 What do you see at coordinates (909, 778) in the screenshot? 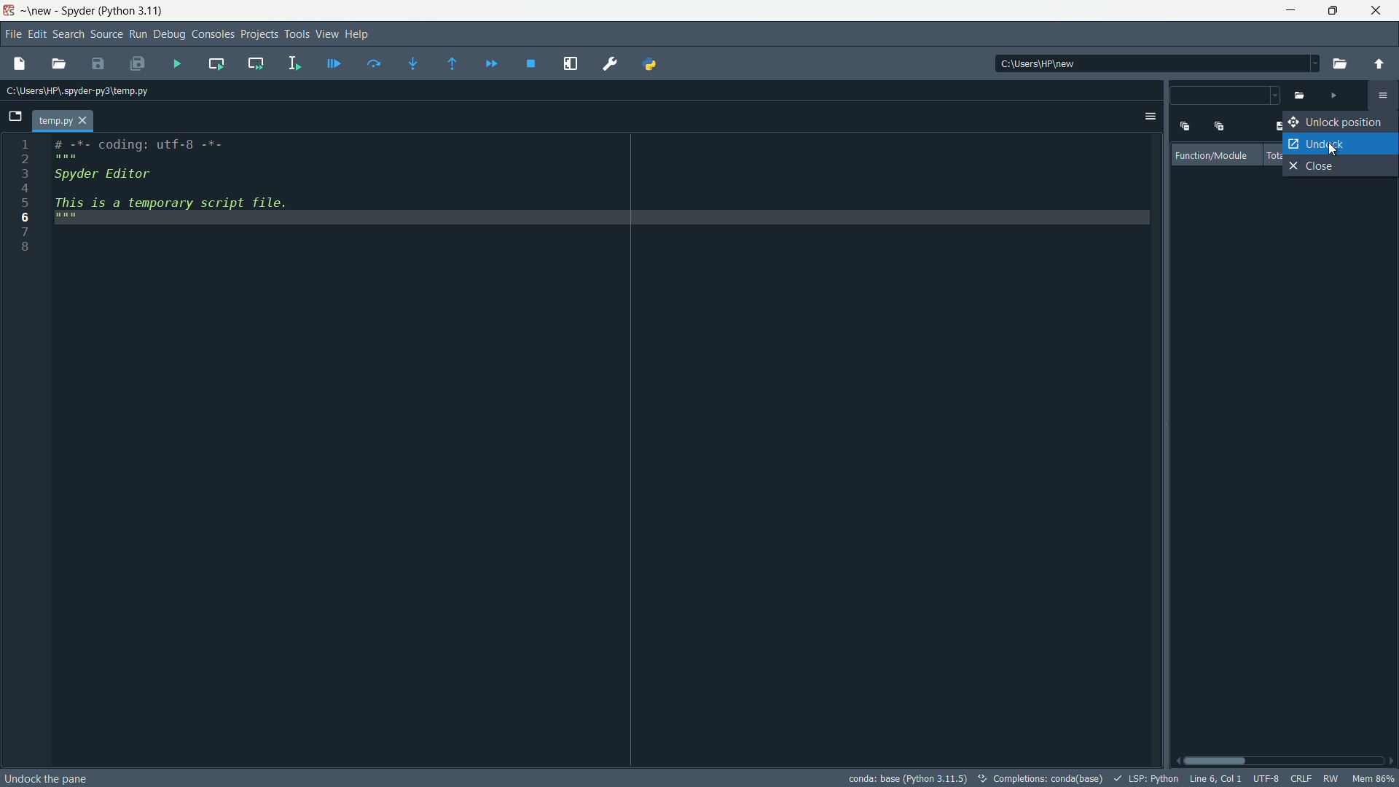
I see `conda: base (Python 3.11.5)` at bounding box center [909, 778].